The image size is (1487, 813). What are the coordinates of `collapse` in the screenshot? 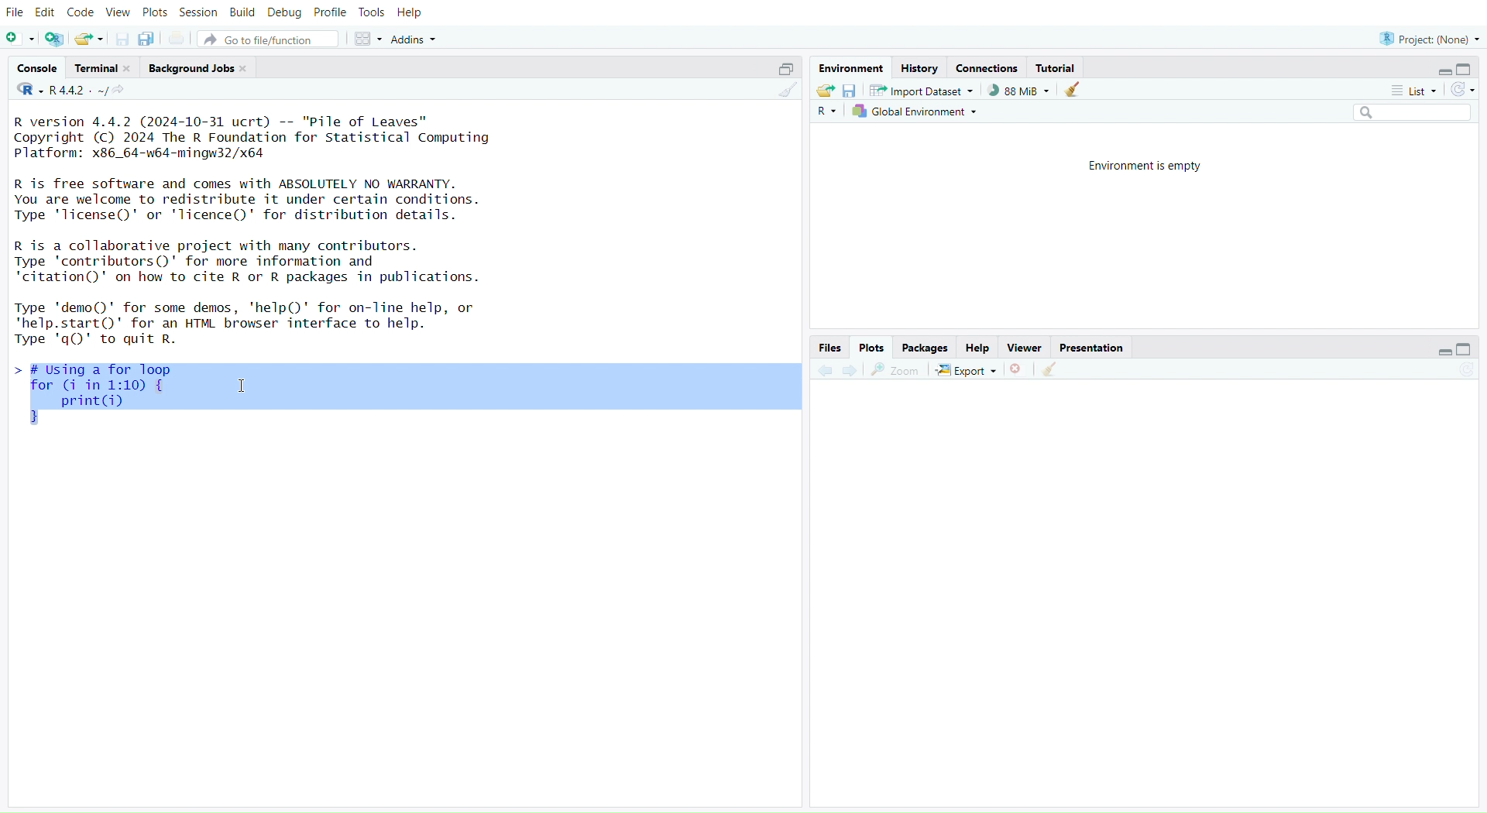 It's located at (785, 69).